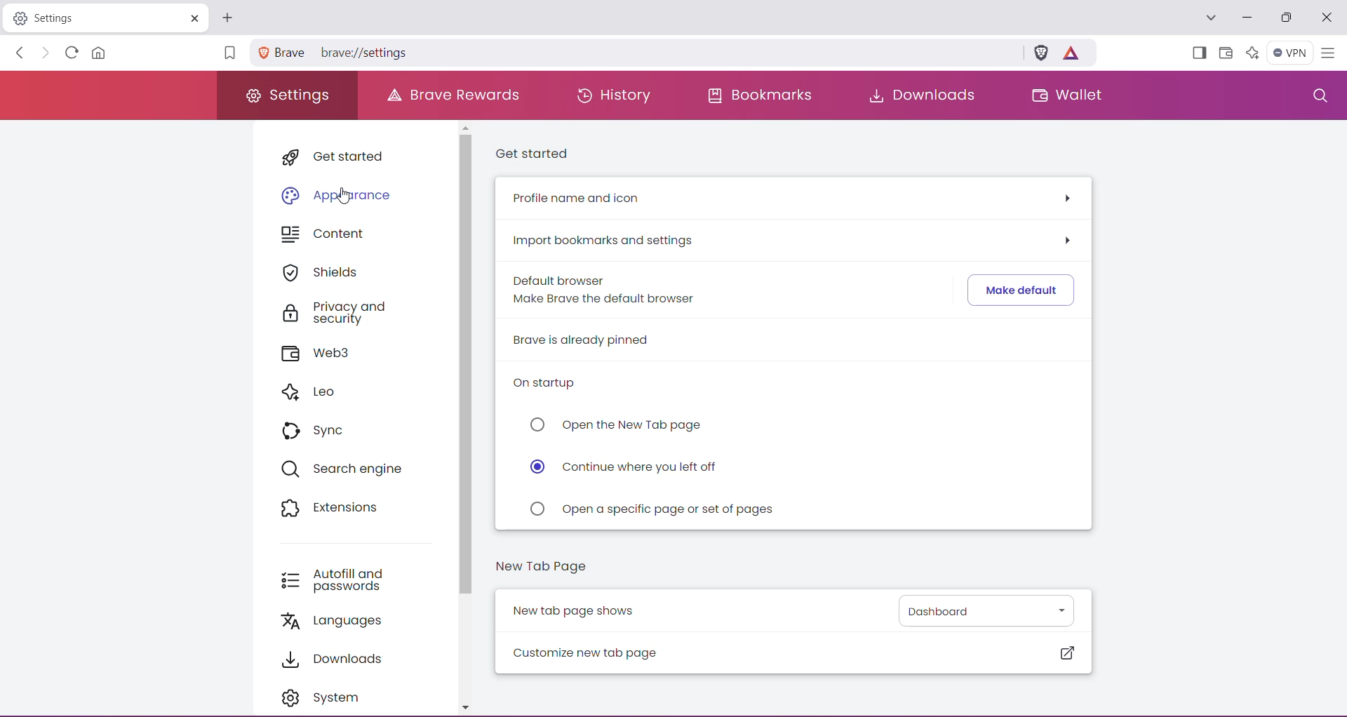  I want to click on Brave Shields, so click(1041, 51).